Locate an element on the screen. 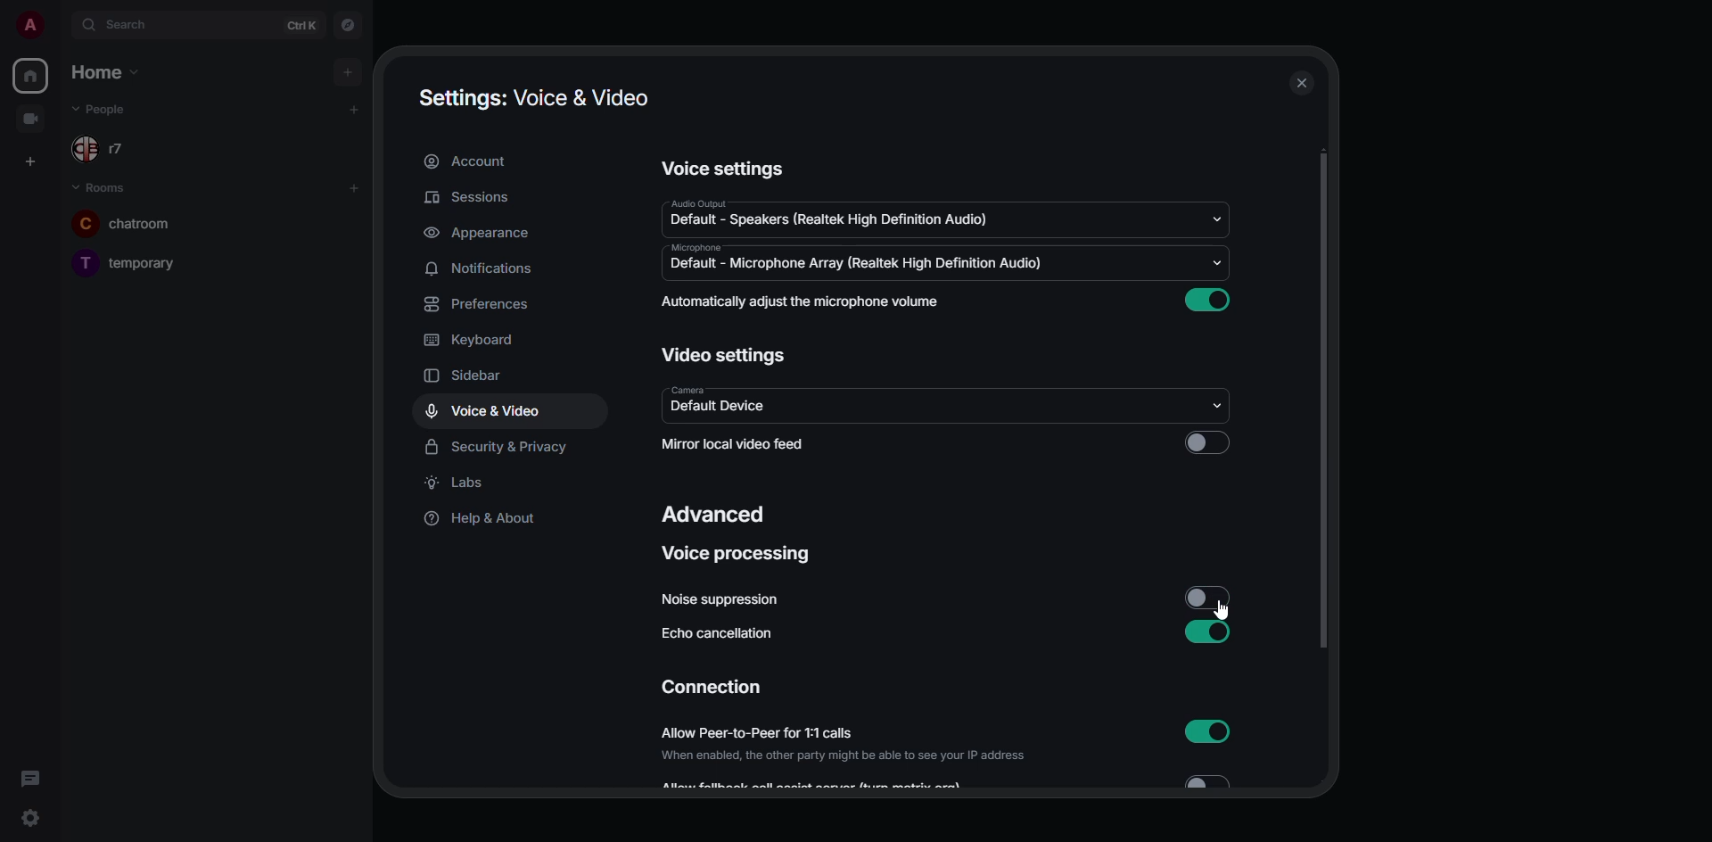  temporary is located at coordinates (126, 262).